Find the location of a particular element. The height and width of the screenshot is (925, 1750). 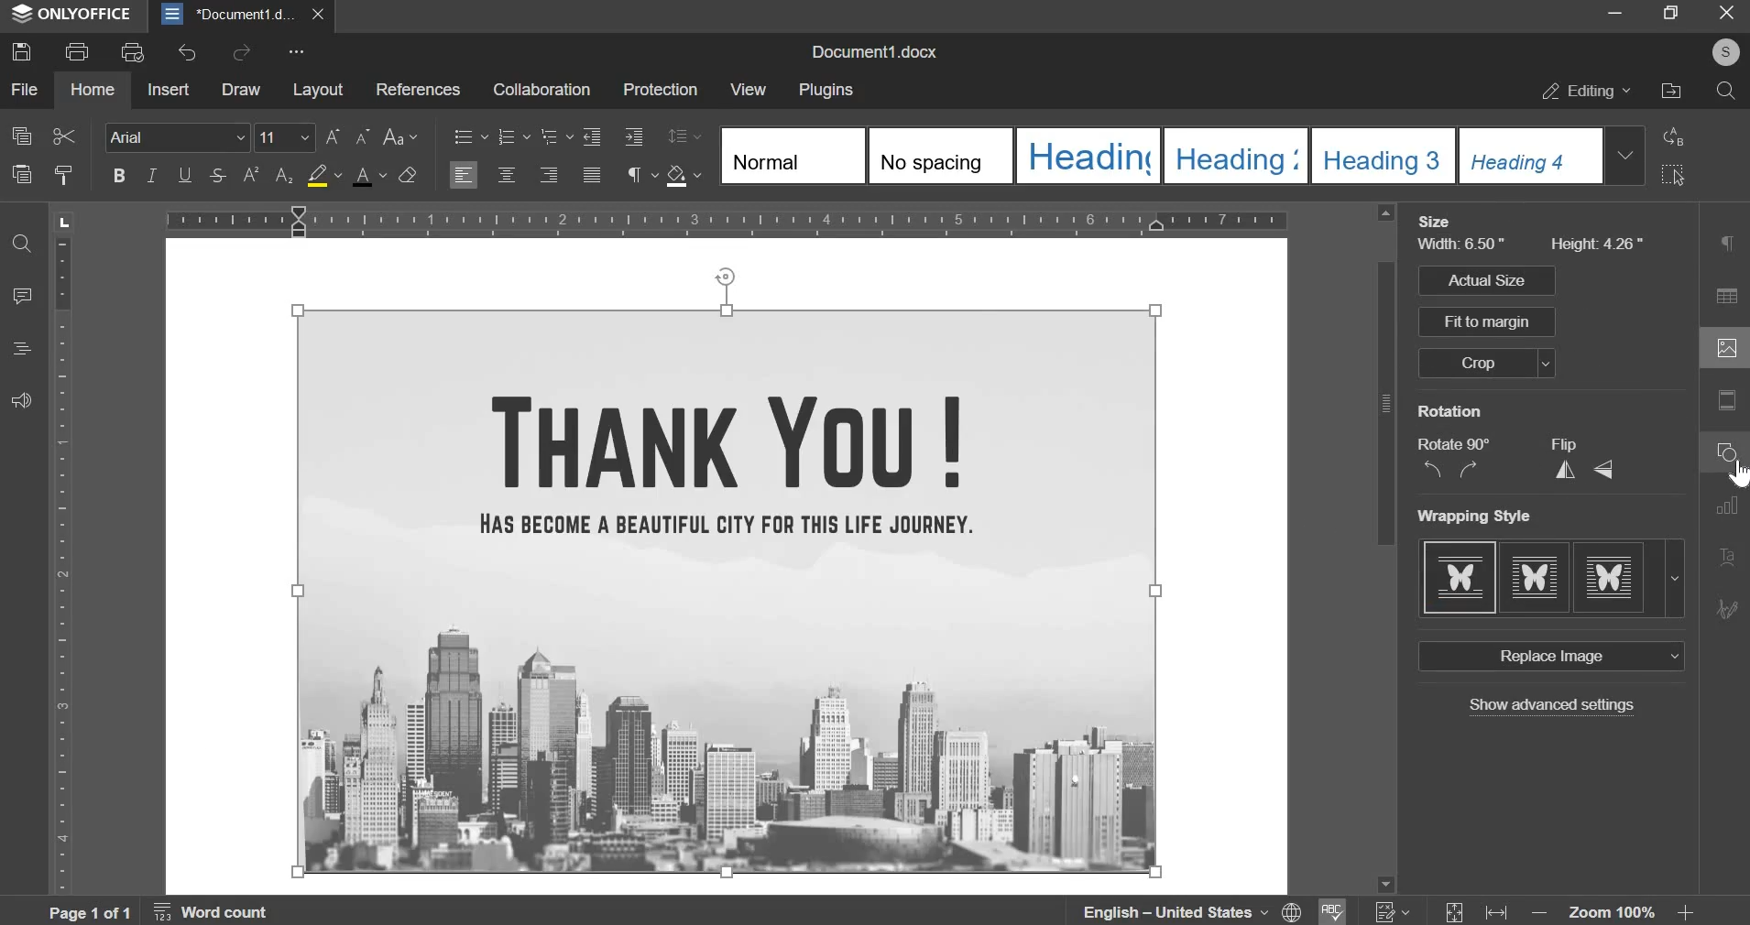

home is located at coordinates (92, 88).